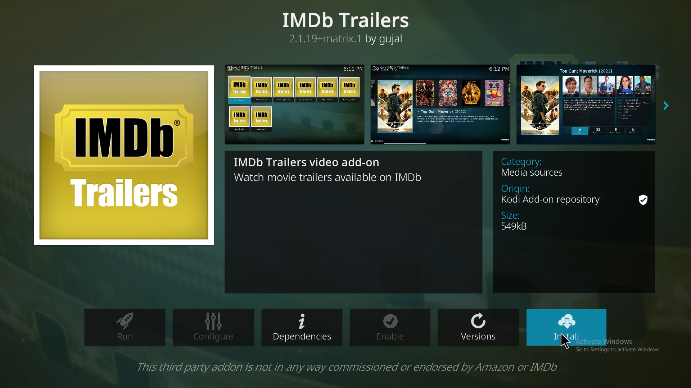 This screenshot has height=388, width=691. What do you see at coordinates (533, 221) in the screenshot?
I see `size` at bounding box center [533, 221].